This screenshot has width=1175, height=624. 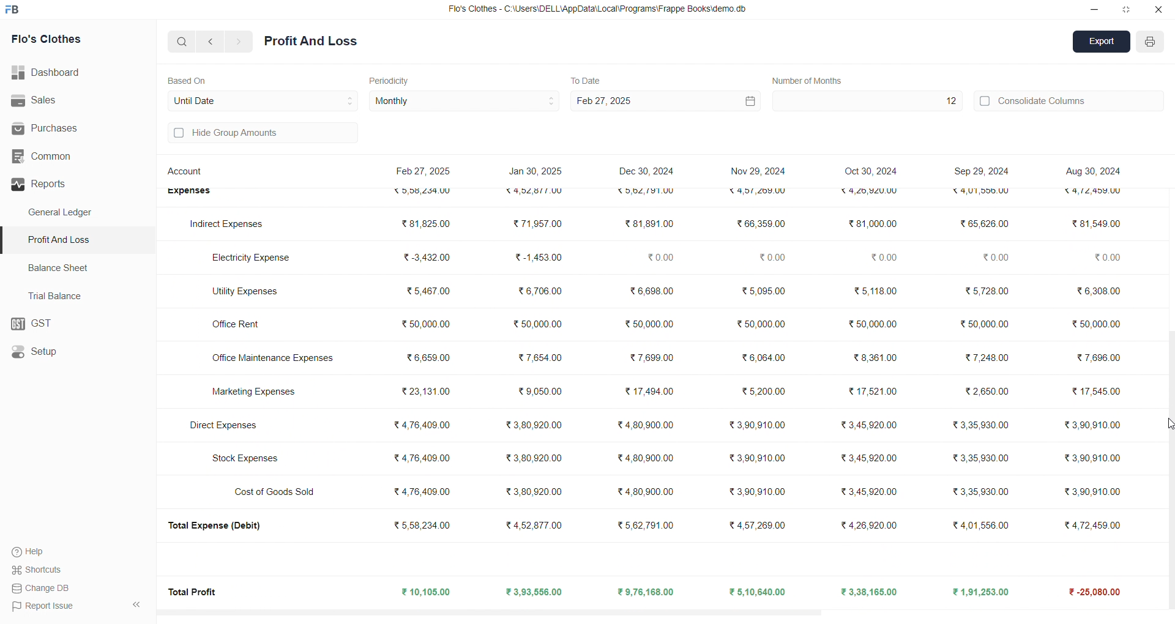 What do you see at coordinates (427, 191) in the screenshot?
I see `₹5,58,234.00` at bounding box center [427, 191].